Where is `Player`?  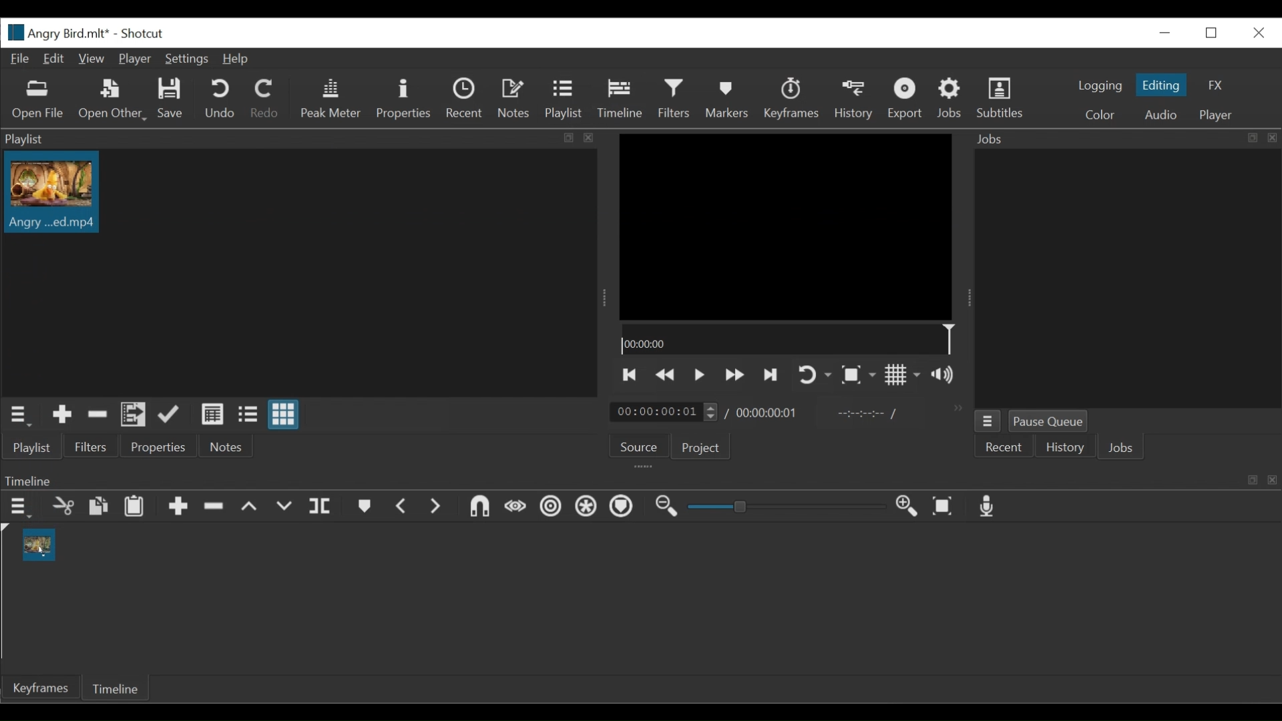
Player is located at coordinates (134, 59).